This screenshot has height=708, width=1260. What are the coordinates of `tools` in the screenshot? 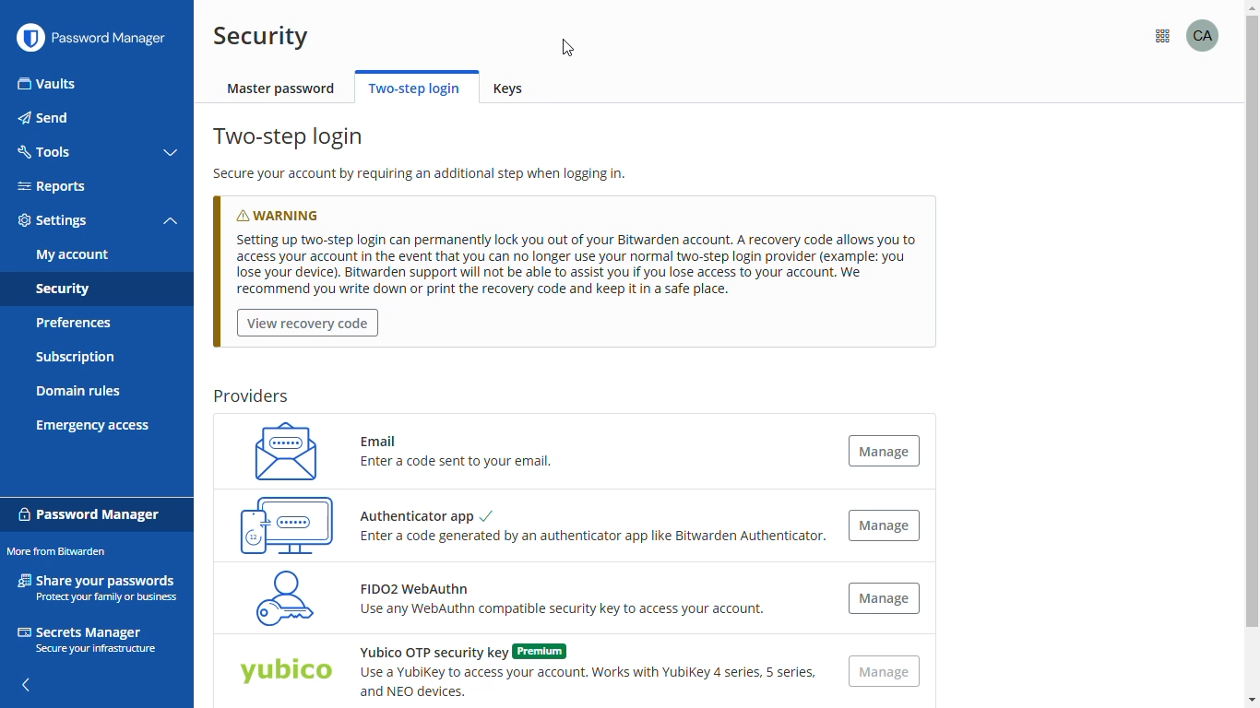 It's located at (42, 150).